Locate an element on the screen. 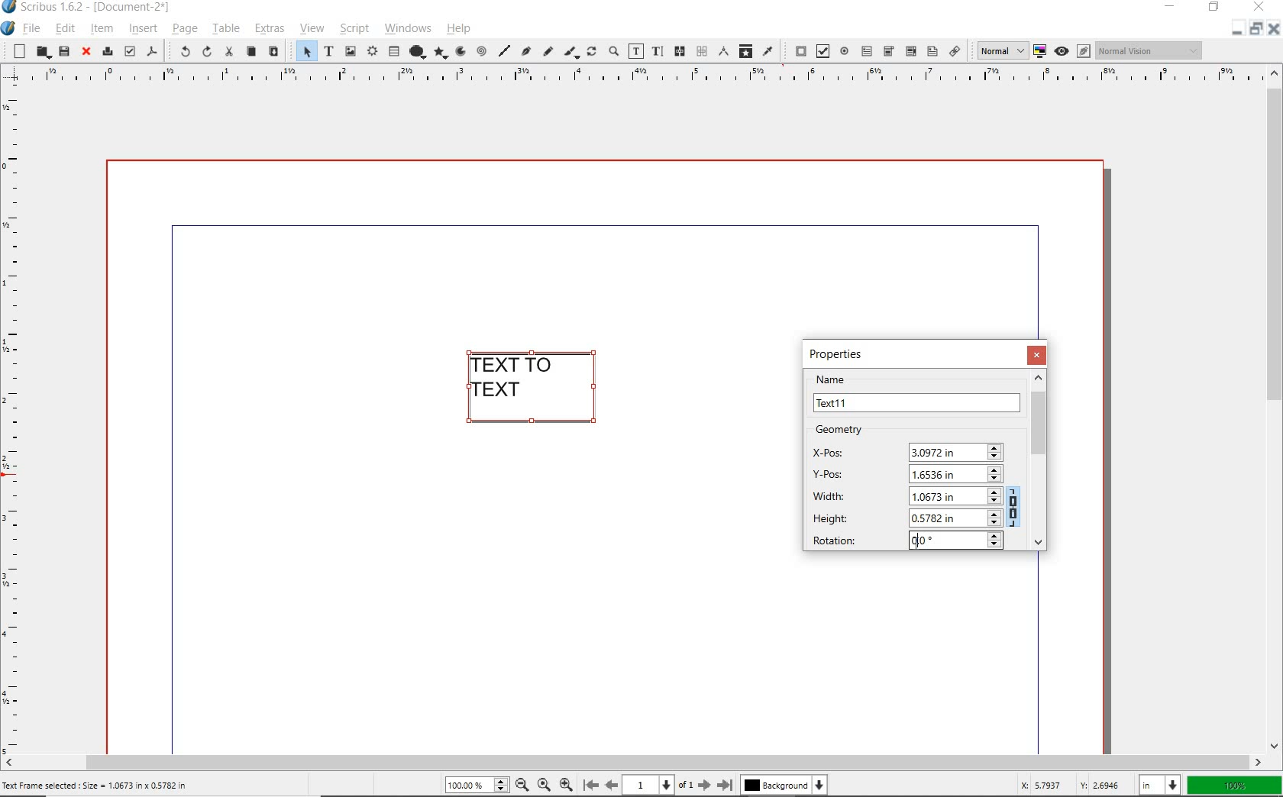 Image resolution: width=1283 pixels, height=797 pixels. Y-POS is located at coordinates (903, 473).